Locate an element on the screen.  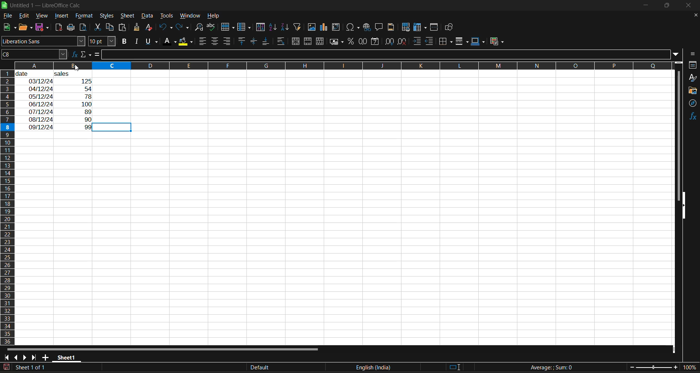
format as currency is located at coordinates (337, 43).